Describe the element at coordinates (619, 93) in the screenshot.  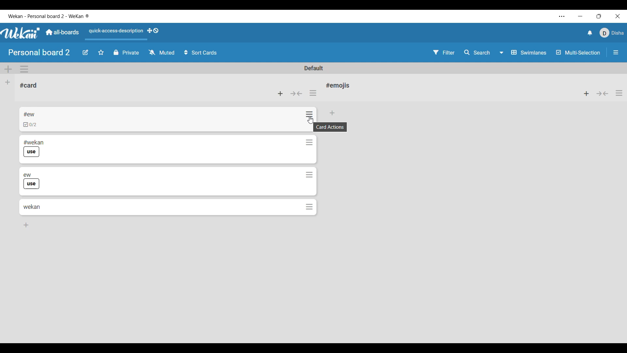
I see `List actions` at that location.